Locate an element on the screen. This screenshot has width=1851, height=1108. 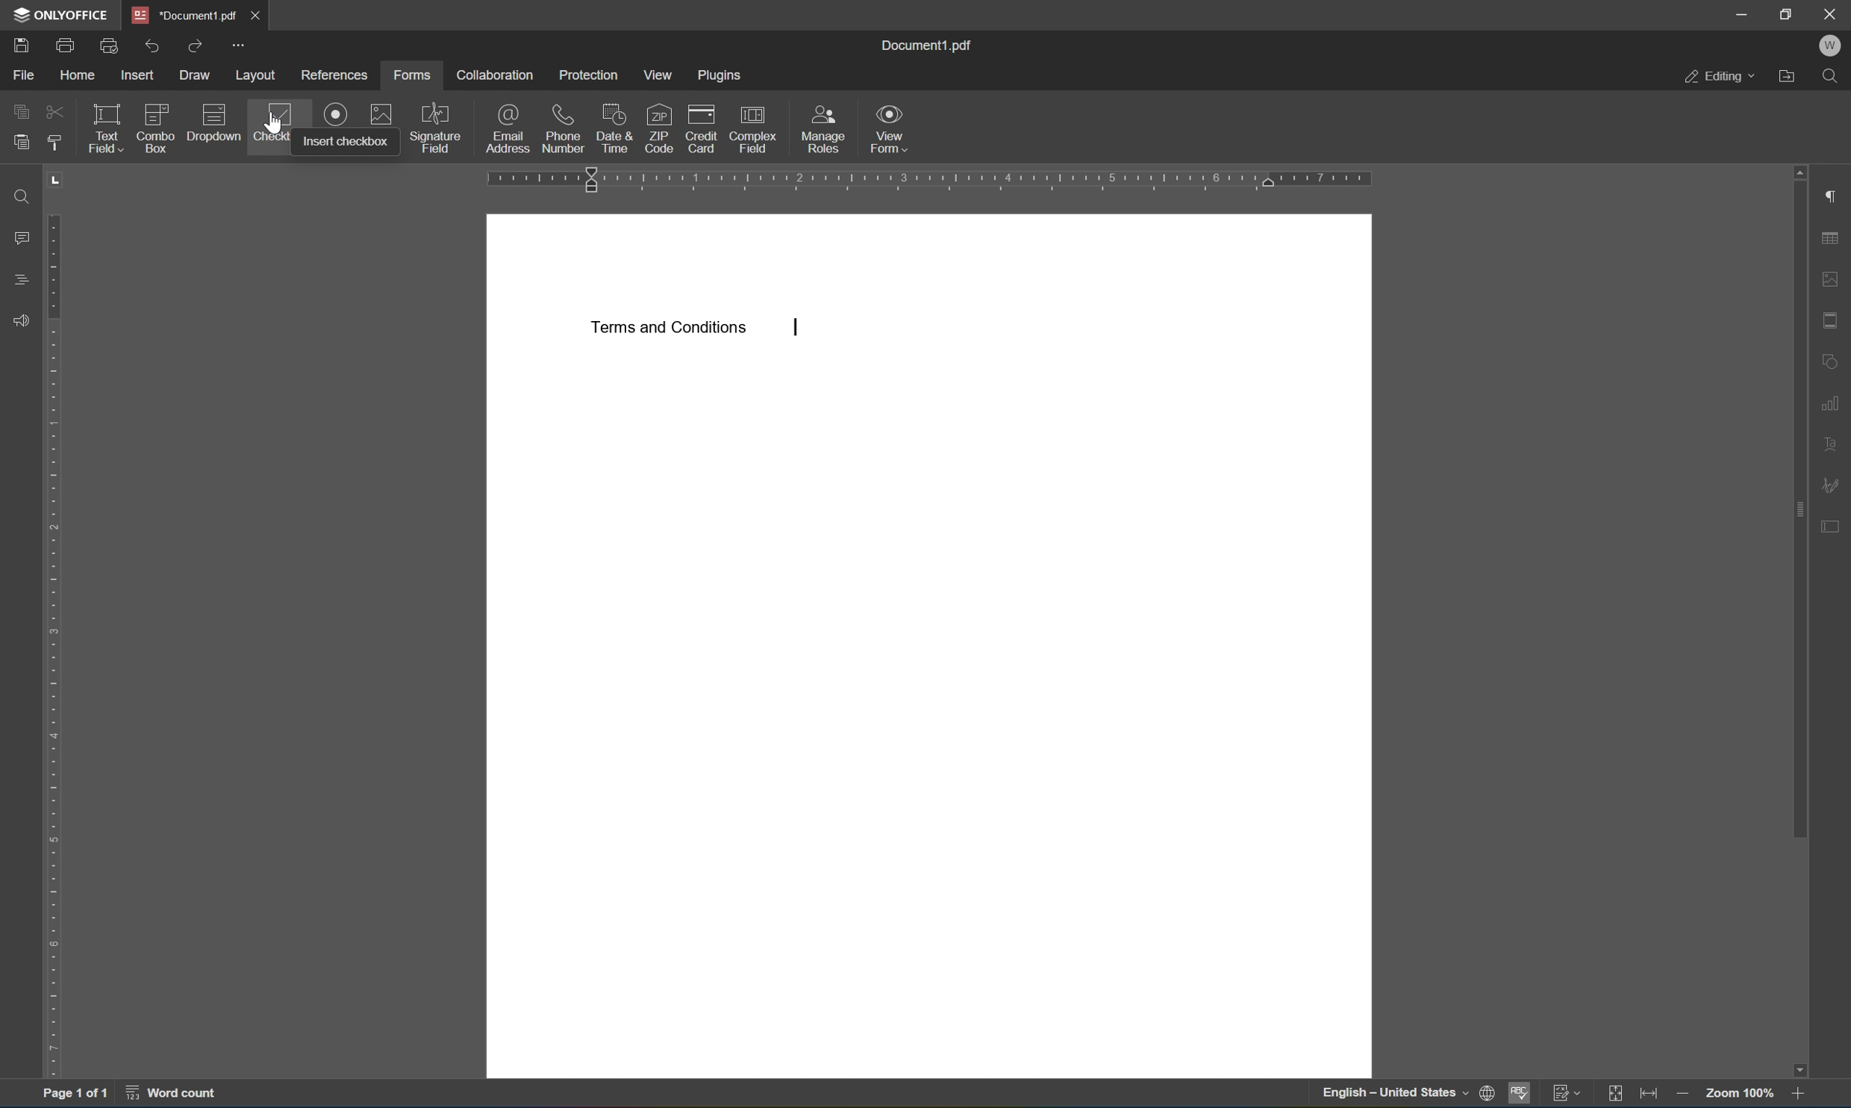
word count is located at coordinates (170, 1096).